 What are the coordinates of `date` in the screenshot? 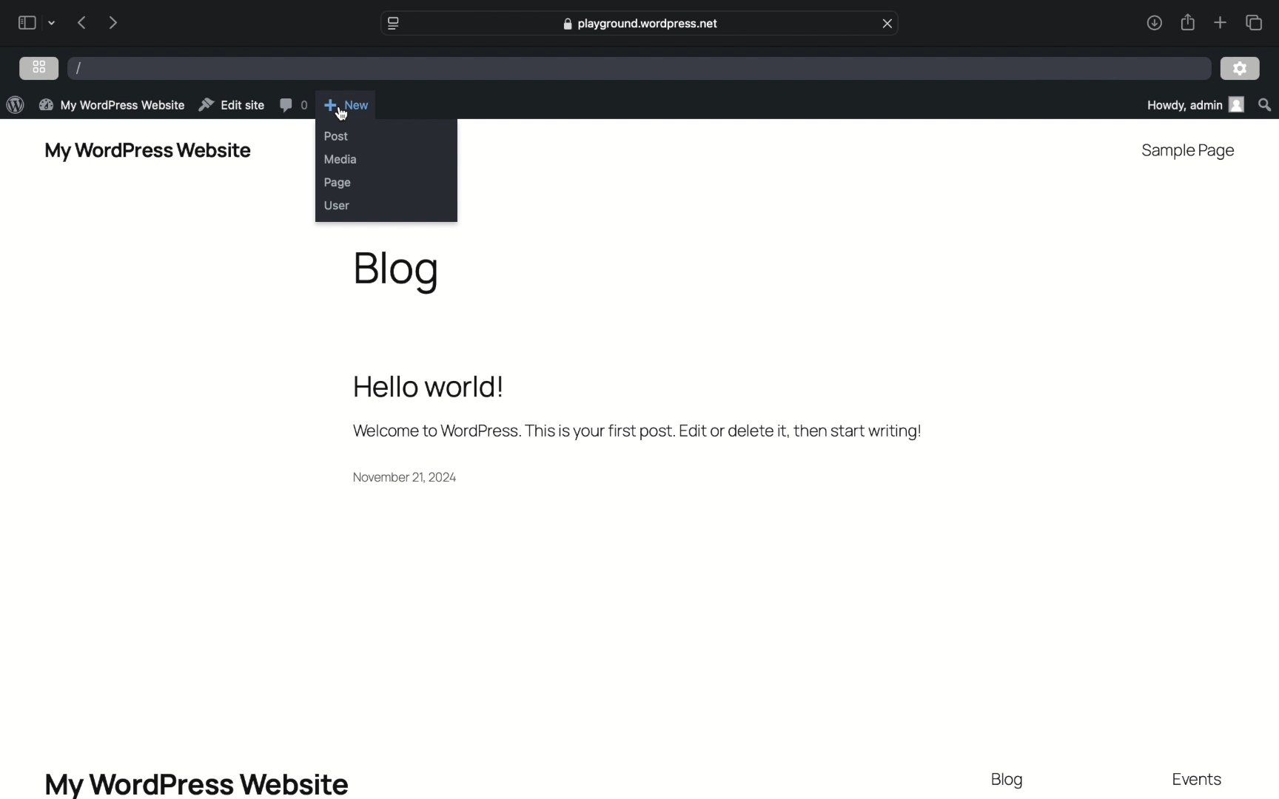 It's located at (407, 476).